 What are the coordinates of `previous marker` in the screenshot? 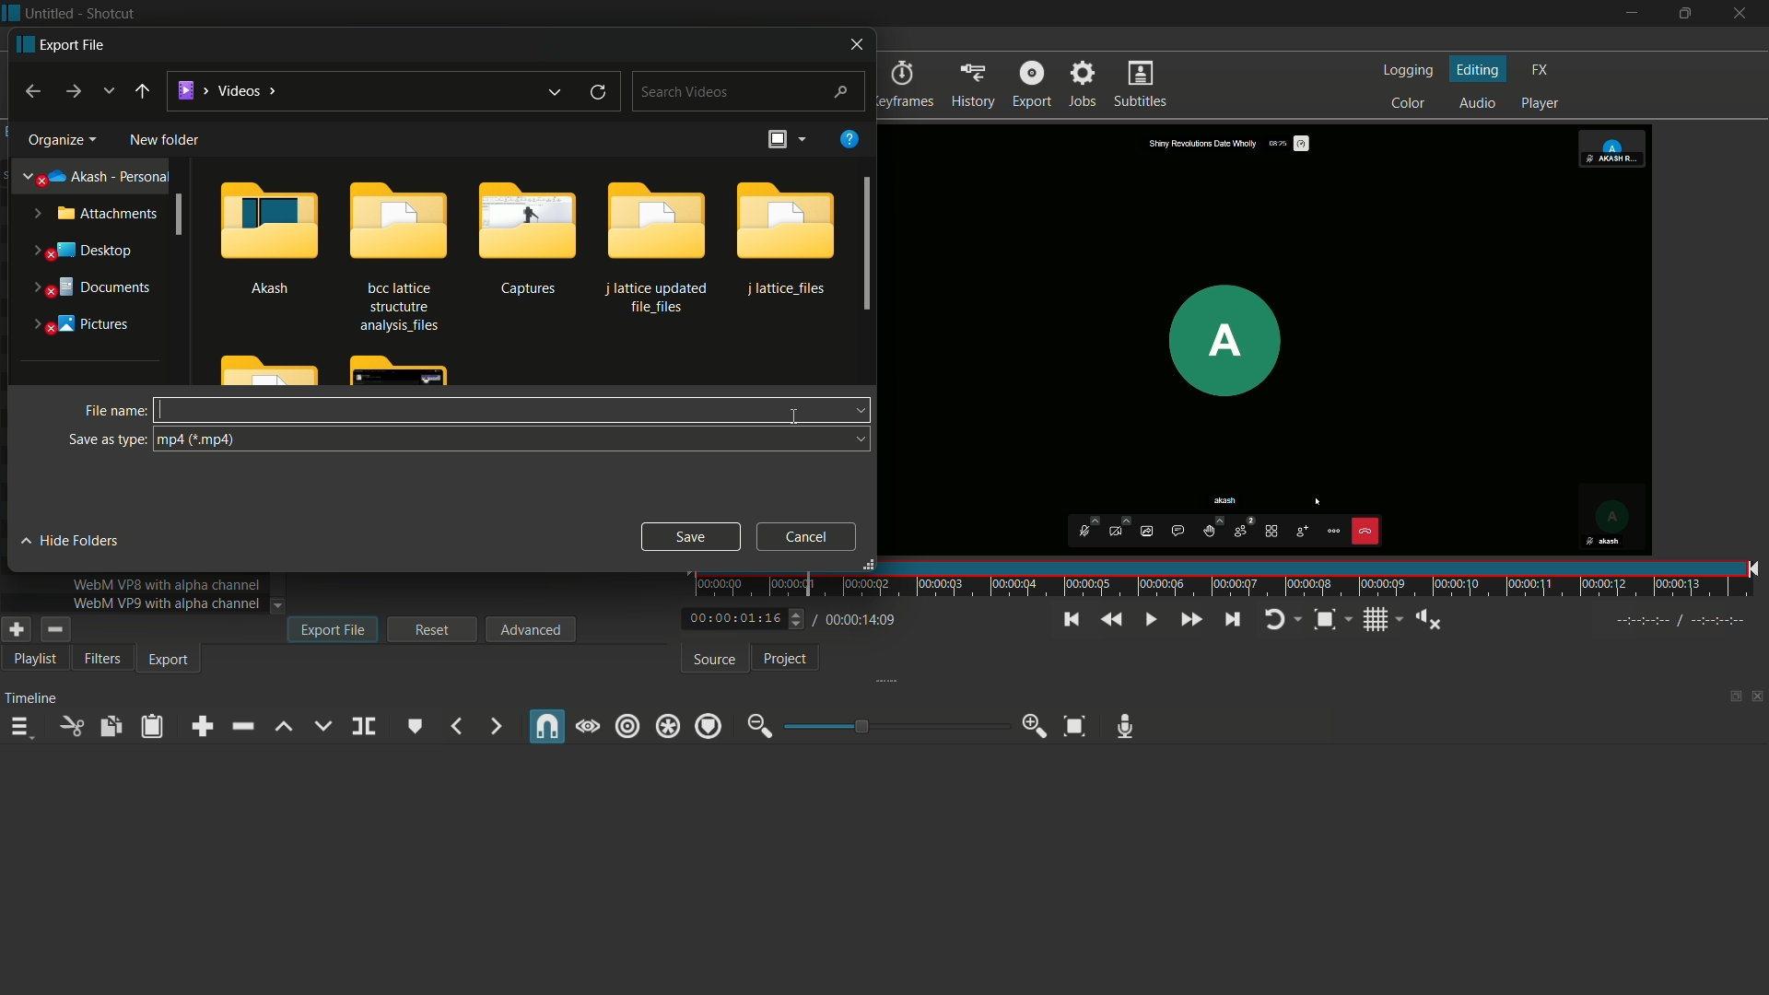 It's located at (455, 726).